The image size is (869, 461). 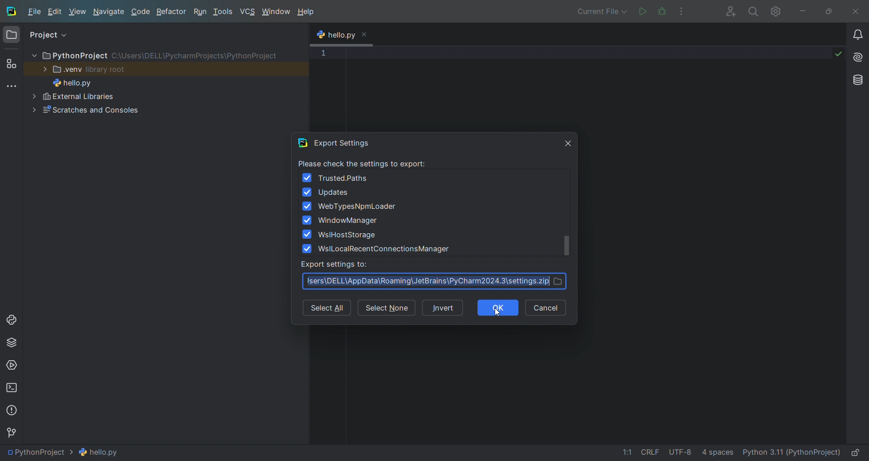 I want to click on WebTypesNpmLoader, so click(x=358, y=207).